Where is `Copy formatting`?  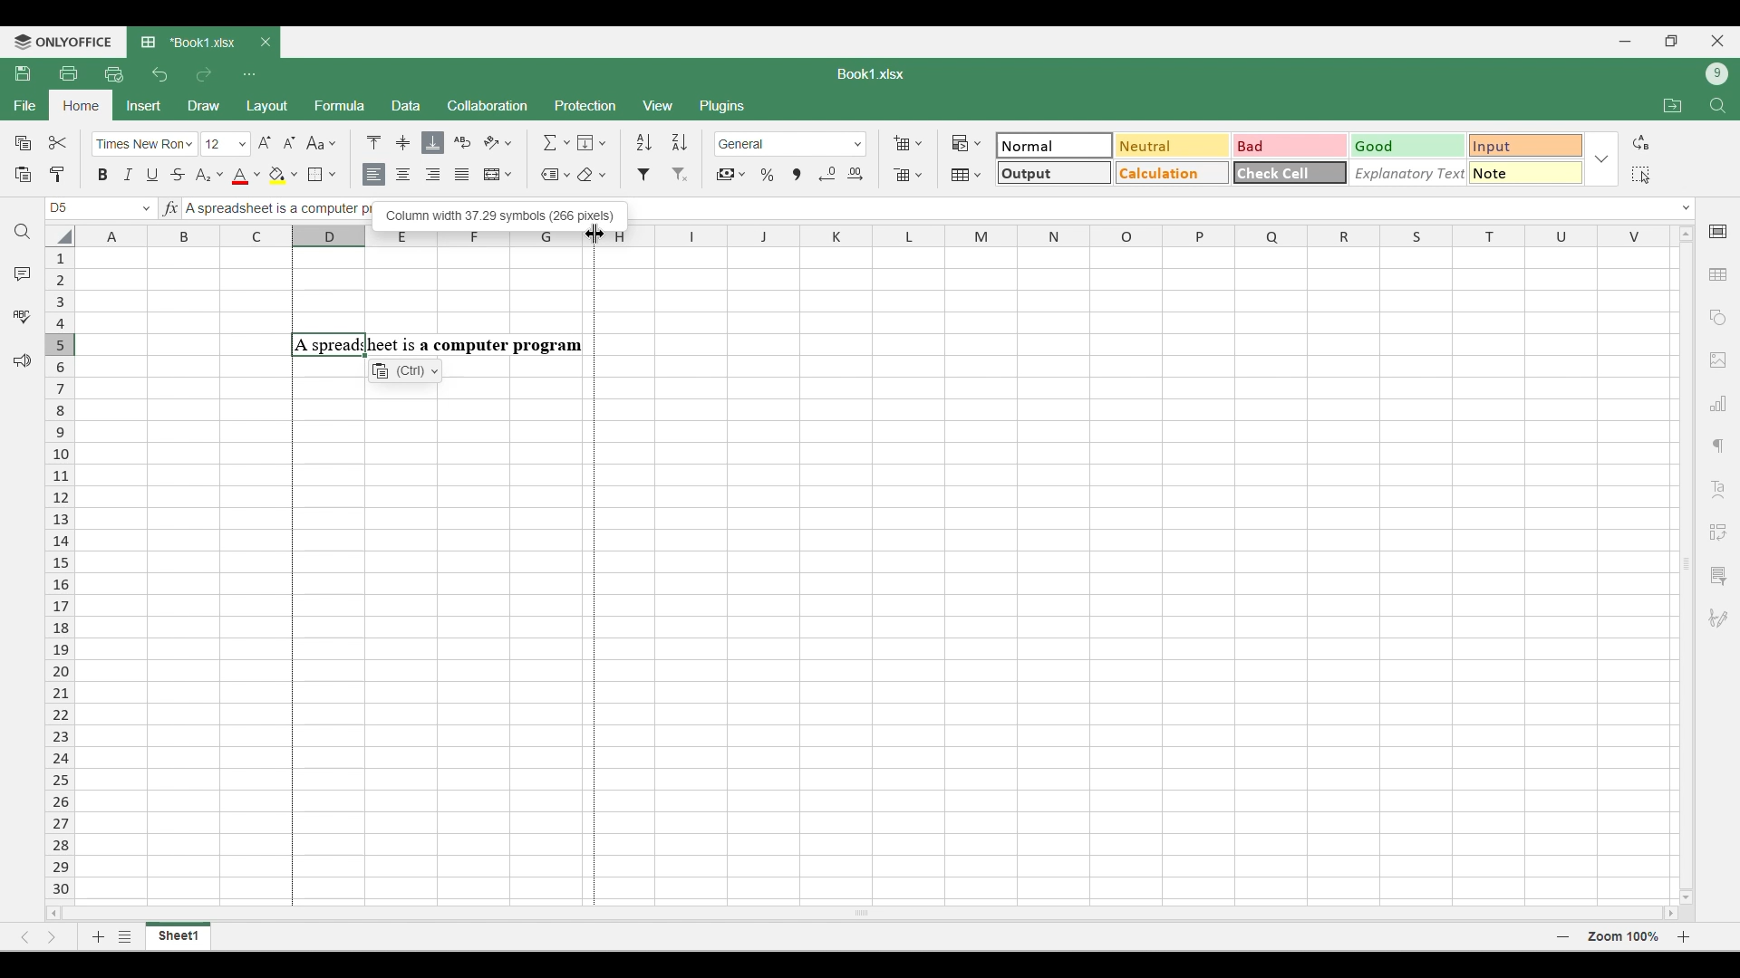 Copy formatting is located at coordinates (58, 174).